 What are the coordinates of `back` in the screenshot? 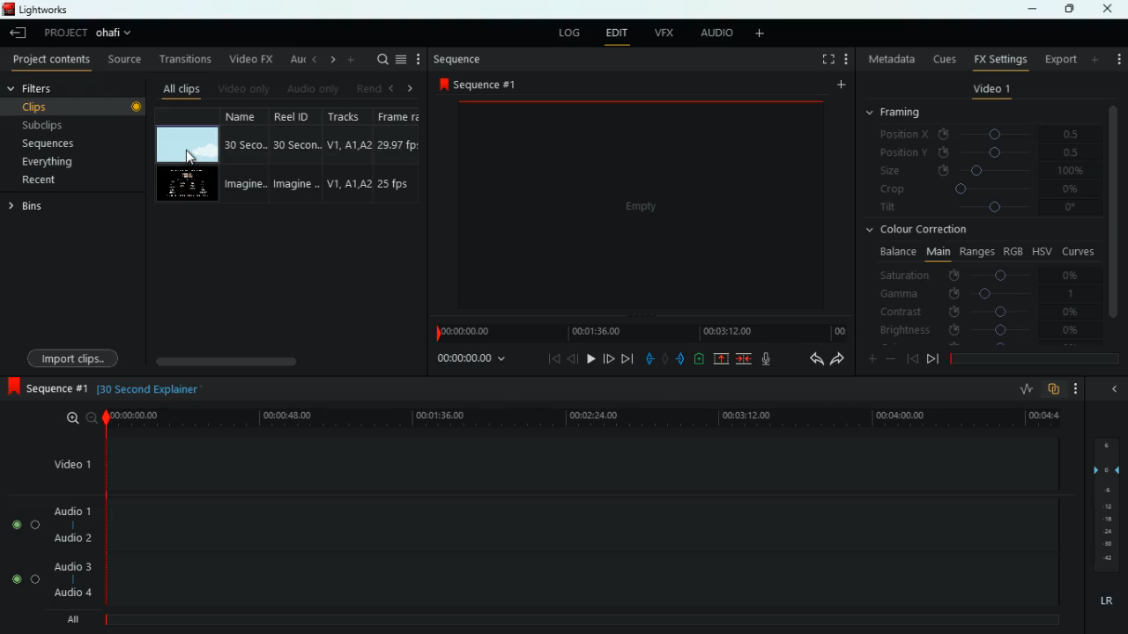 It's located at (573, 358).